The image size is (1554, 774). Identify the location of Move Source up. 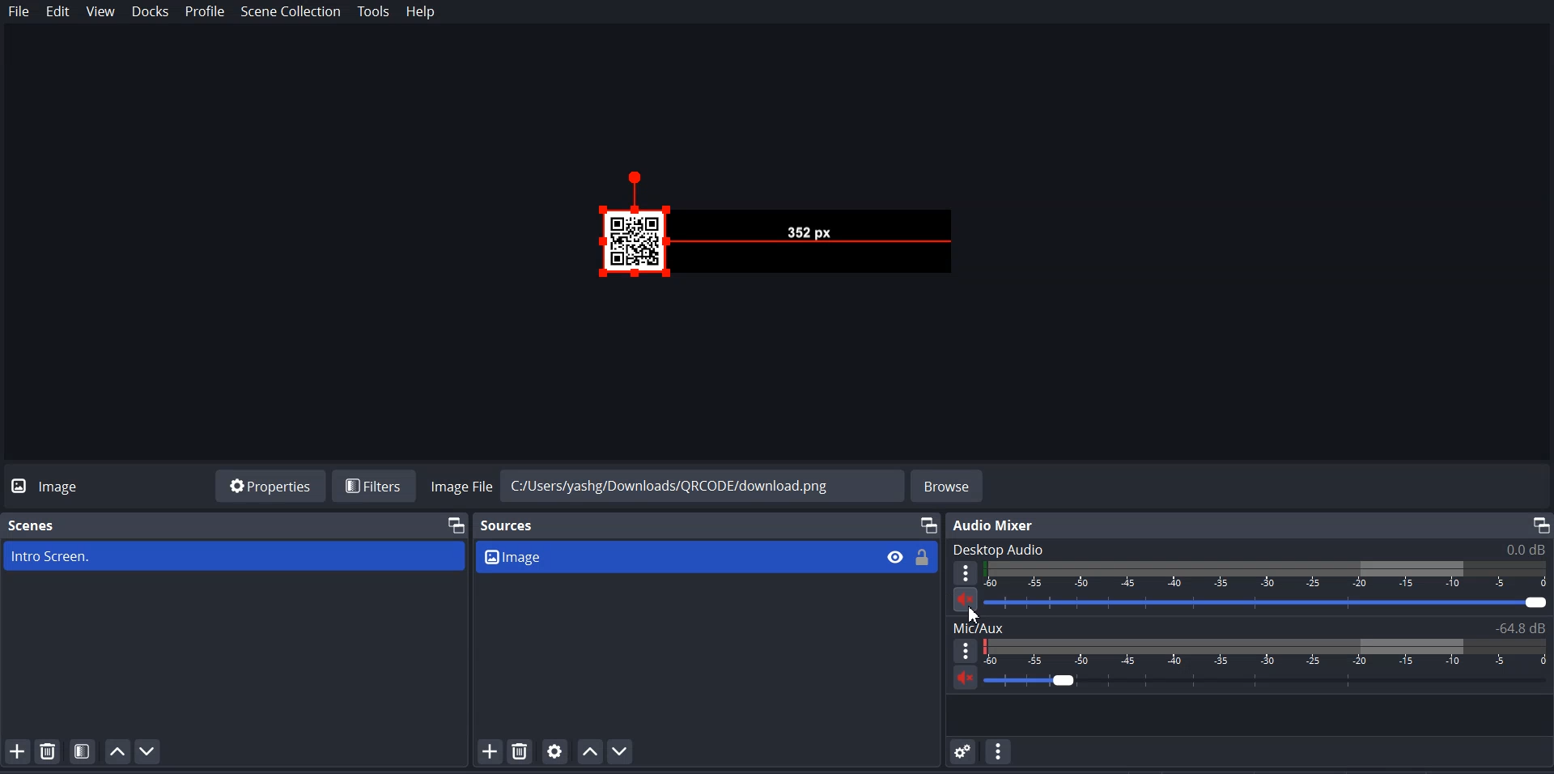
(588, 751).